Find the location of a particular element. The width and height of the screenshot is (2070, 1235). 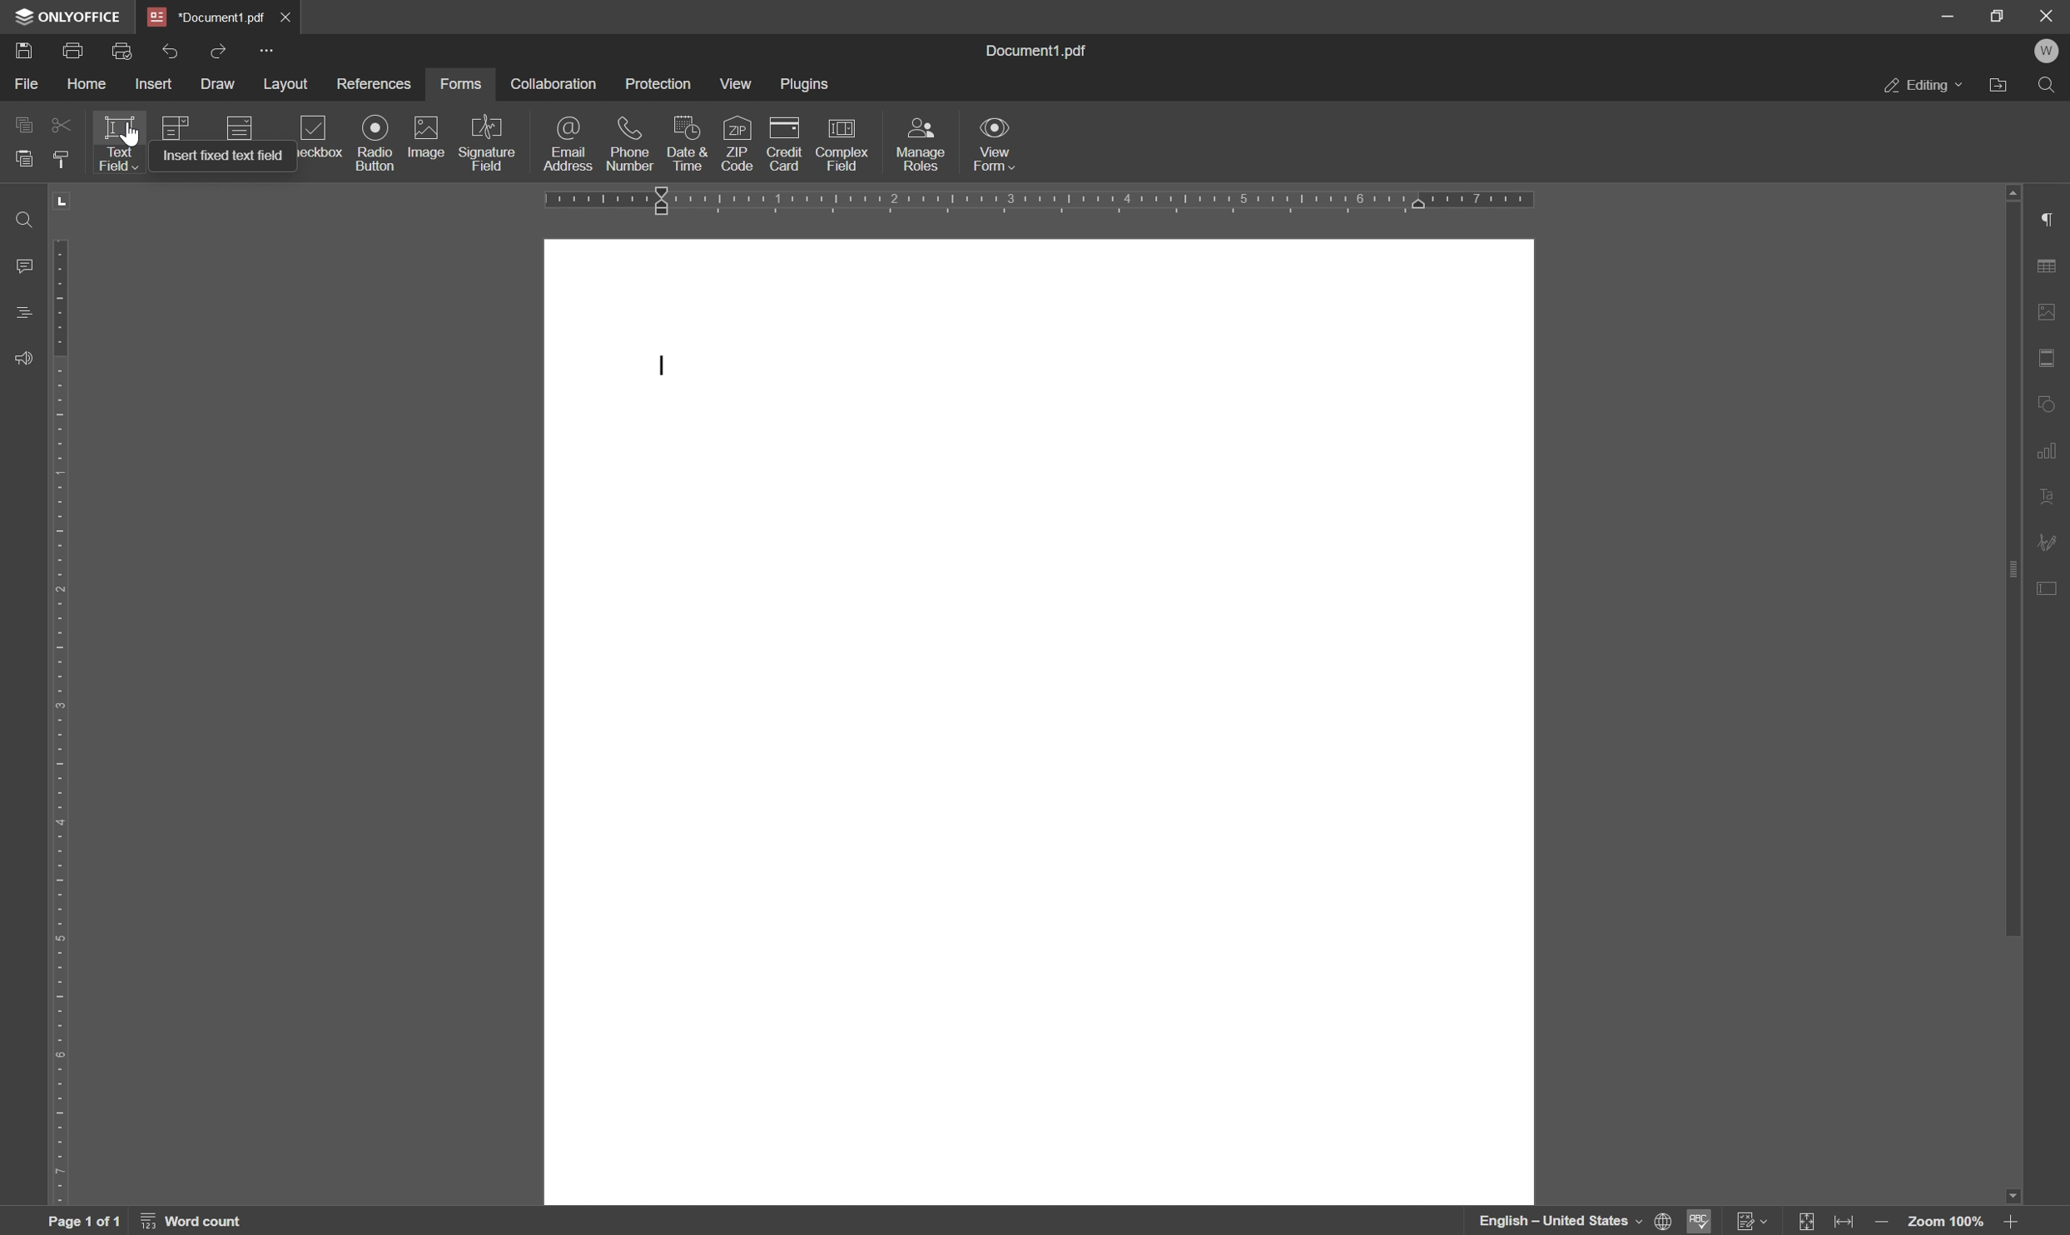

comments is located at coordinates (21, 265).